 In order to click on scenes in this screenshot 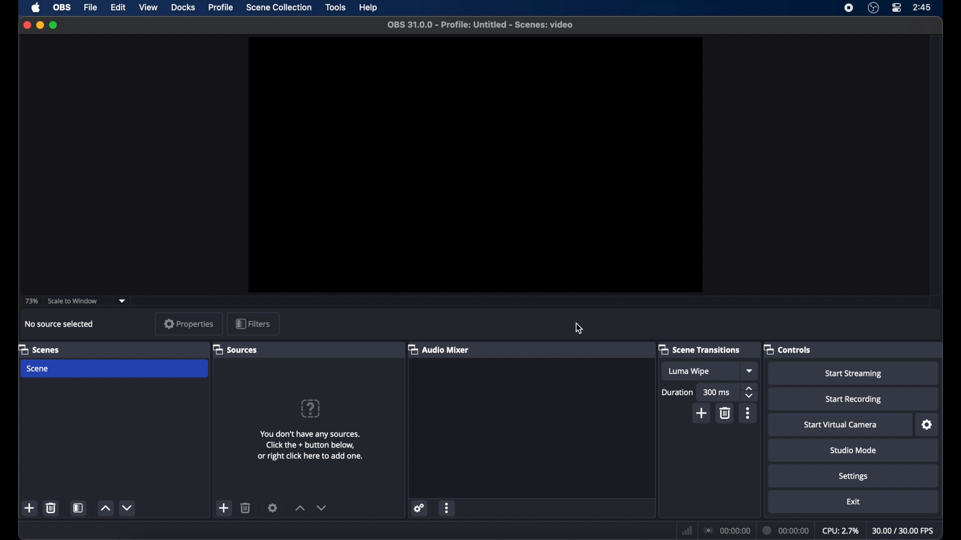, I will do `click(38, 349)`.